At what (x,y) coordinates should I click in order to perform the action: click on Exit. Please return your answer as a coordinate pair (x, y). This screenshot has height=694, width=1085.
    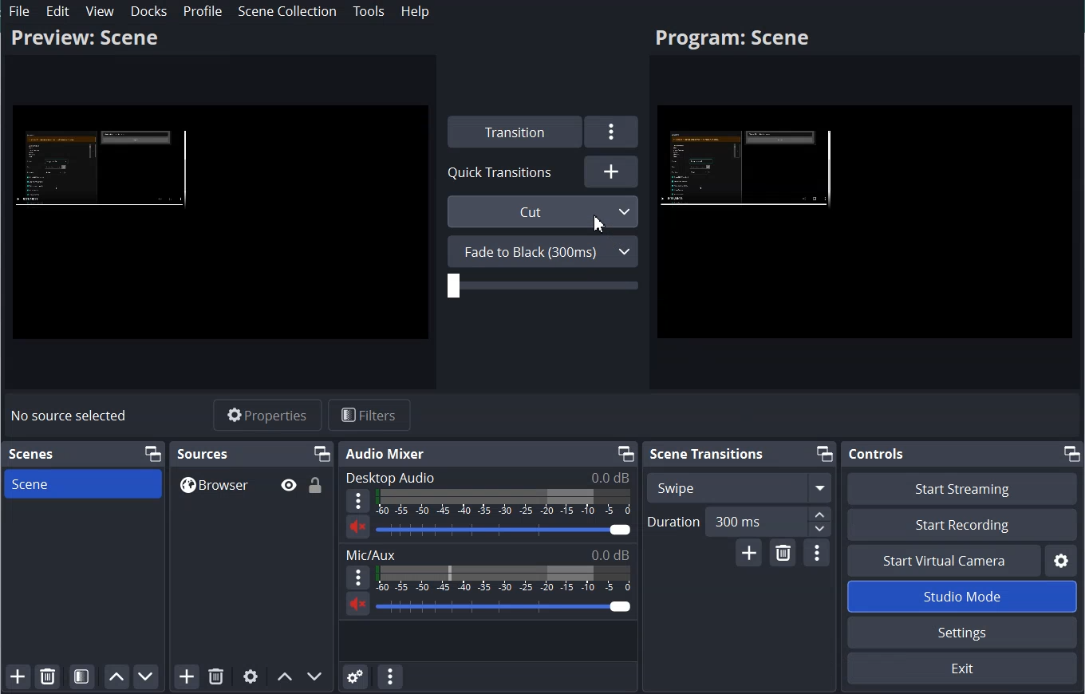
    Looking at the image, I should click on (961, 669).